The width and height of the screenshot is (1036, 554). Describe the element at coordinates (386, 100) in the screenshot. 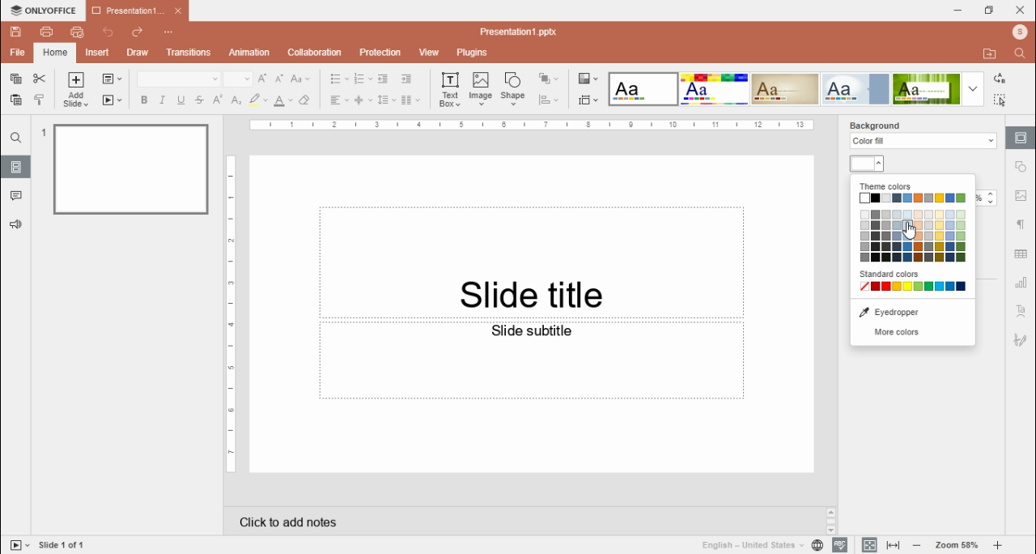

I see `line spacing` at that location.